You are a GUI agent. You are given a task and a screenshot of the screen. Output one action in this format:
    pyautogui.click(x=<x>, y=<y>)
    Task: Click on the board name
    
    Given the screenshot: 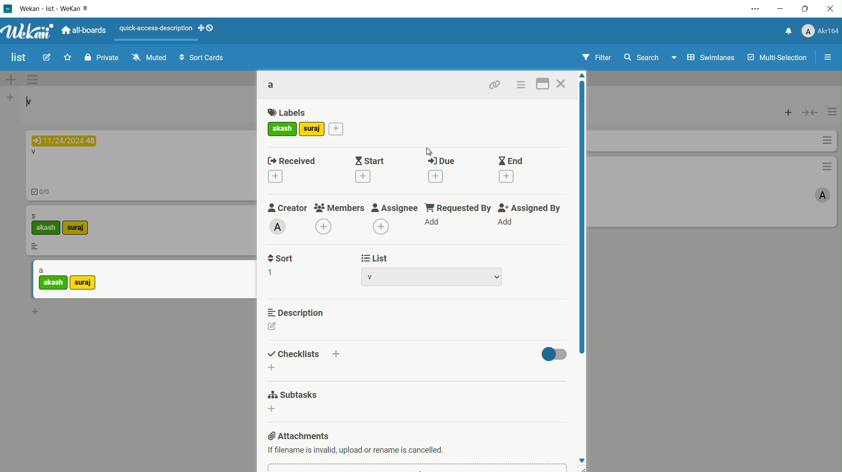 What is the action you would take?
    pyautogui.click(x=17, y=57)
    